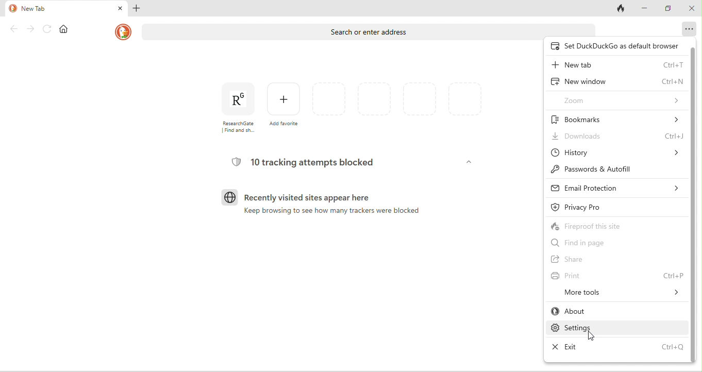 The image size is (702, 372). Describe the element at coordinates (617, 81) in the screenshot. I see `new window` at that location.